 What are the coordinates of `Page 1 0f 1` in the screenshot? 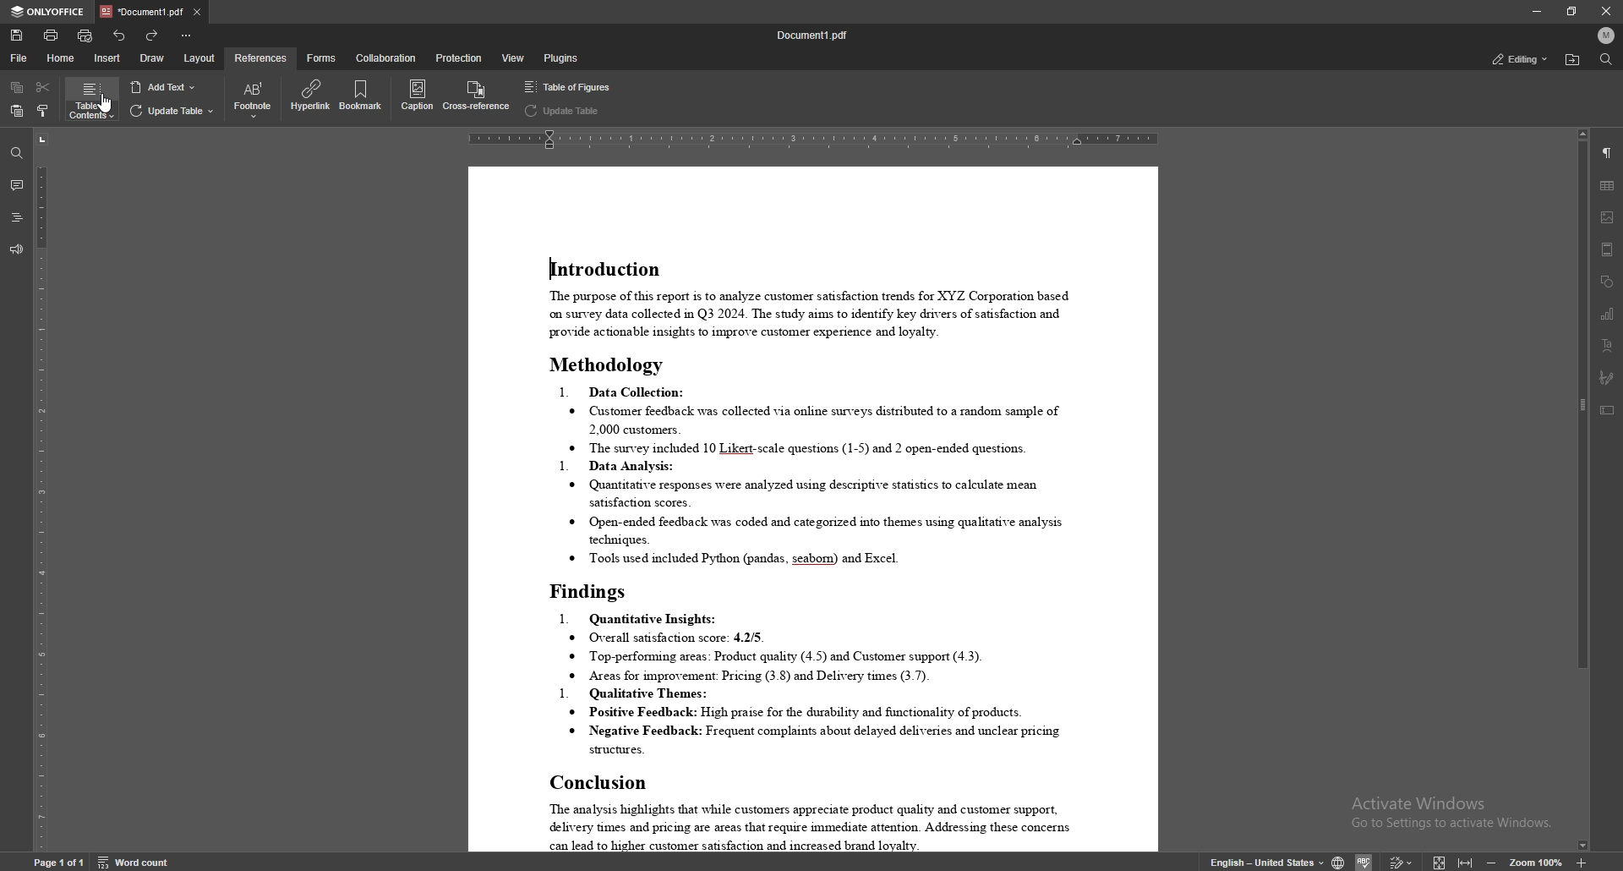 It's located at (61, 862).